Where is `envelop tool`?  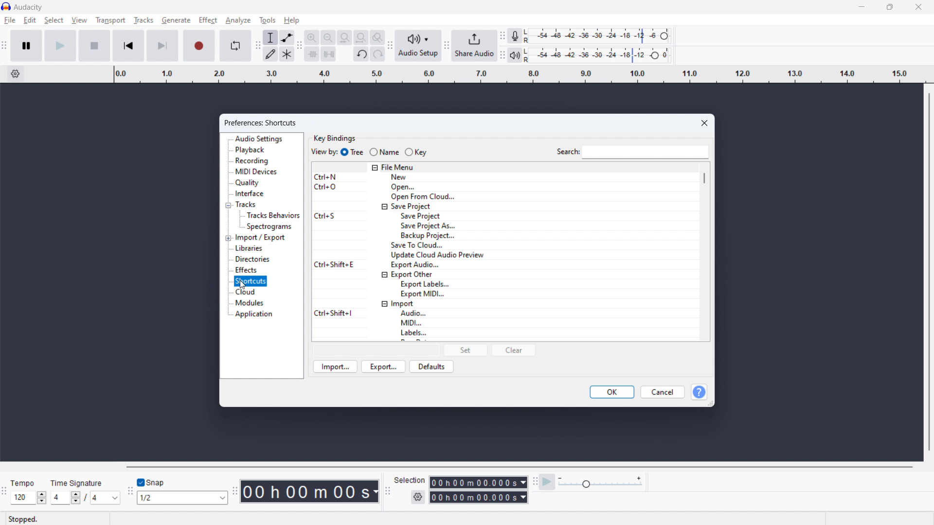
envelop tool is located at coordinates (287, 38).